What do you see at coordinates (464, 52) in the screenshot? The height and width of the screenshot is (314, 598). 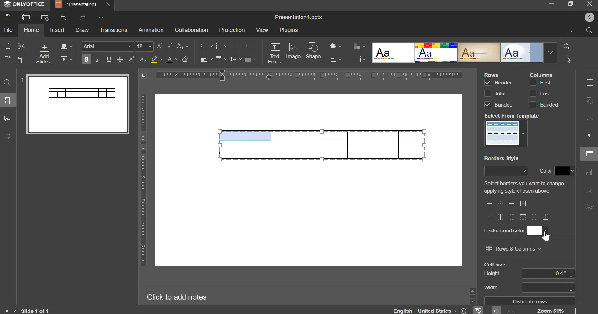 I see `design` at bounding box center [464, 52].